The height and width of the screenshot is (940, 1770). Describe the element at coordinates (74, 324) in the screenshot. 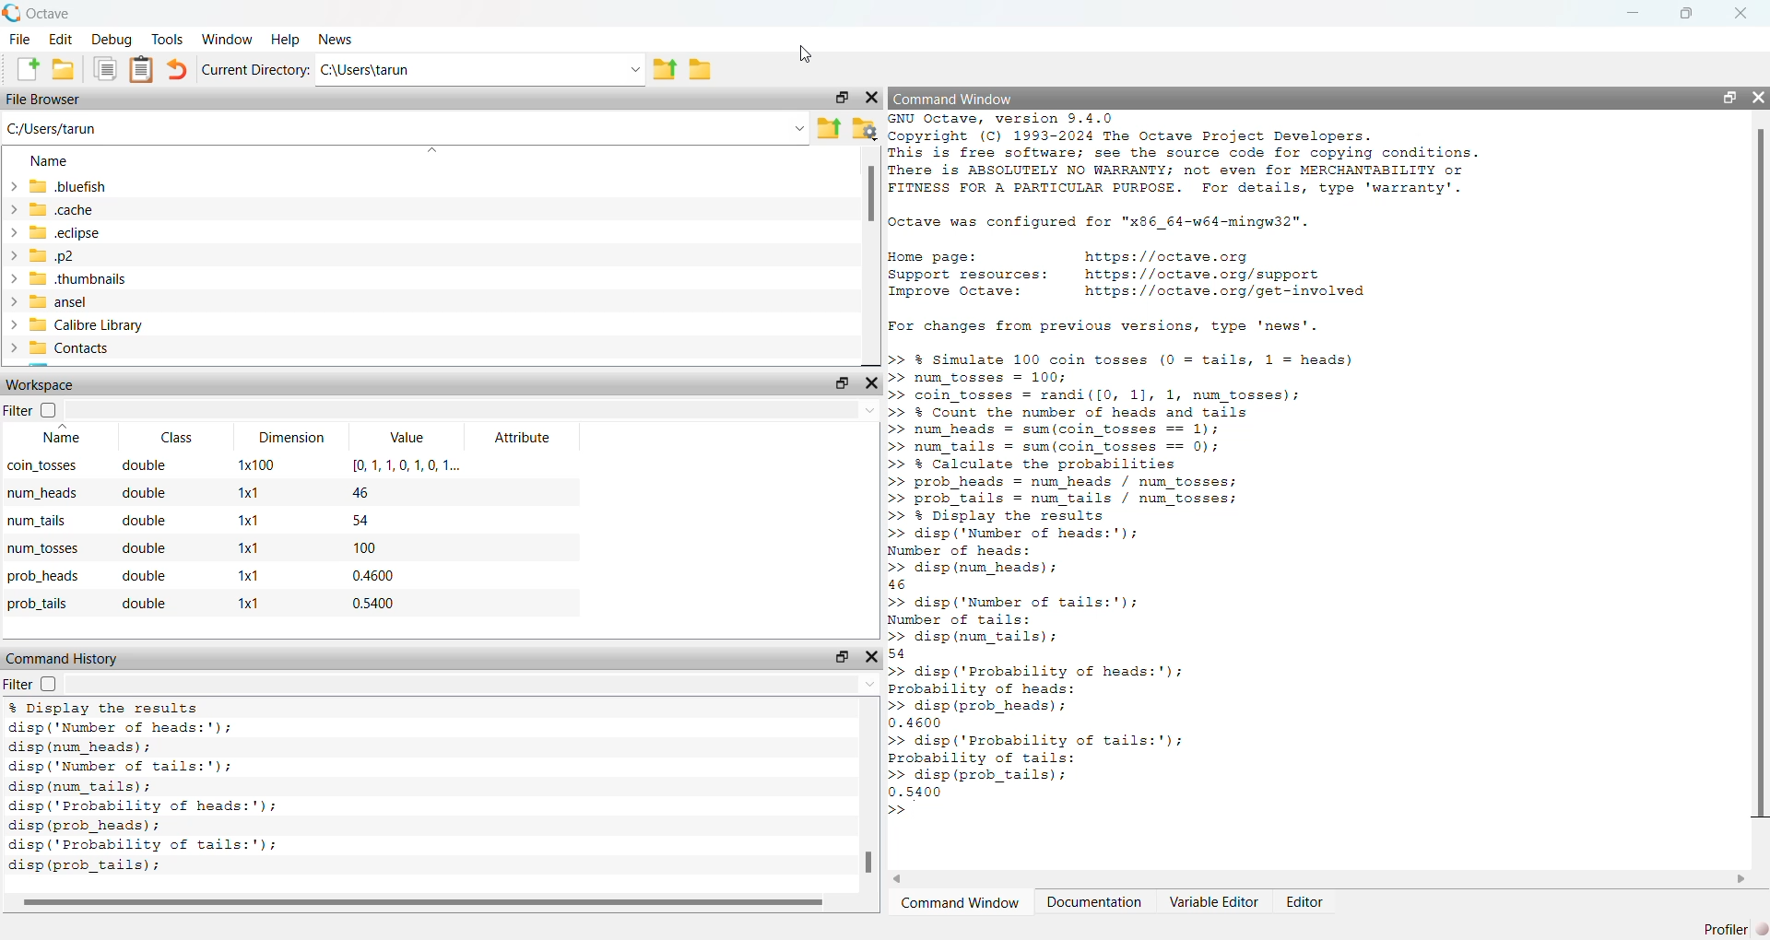

I see `Calibre Library` at that location.